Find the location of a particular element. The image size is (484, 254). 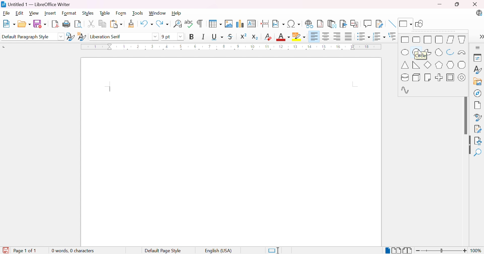

cursor is located at coordinates (419, 54).